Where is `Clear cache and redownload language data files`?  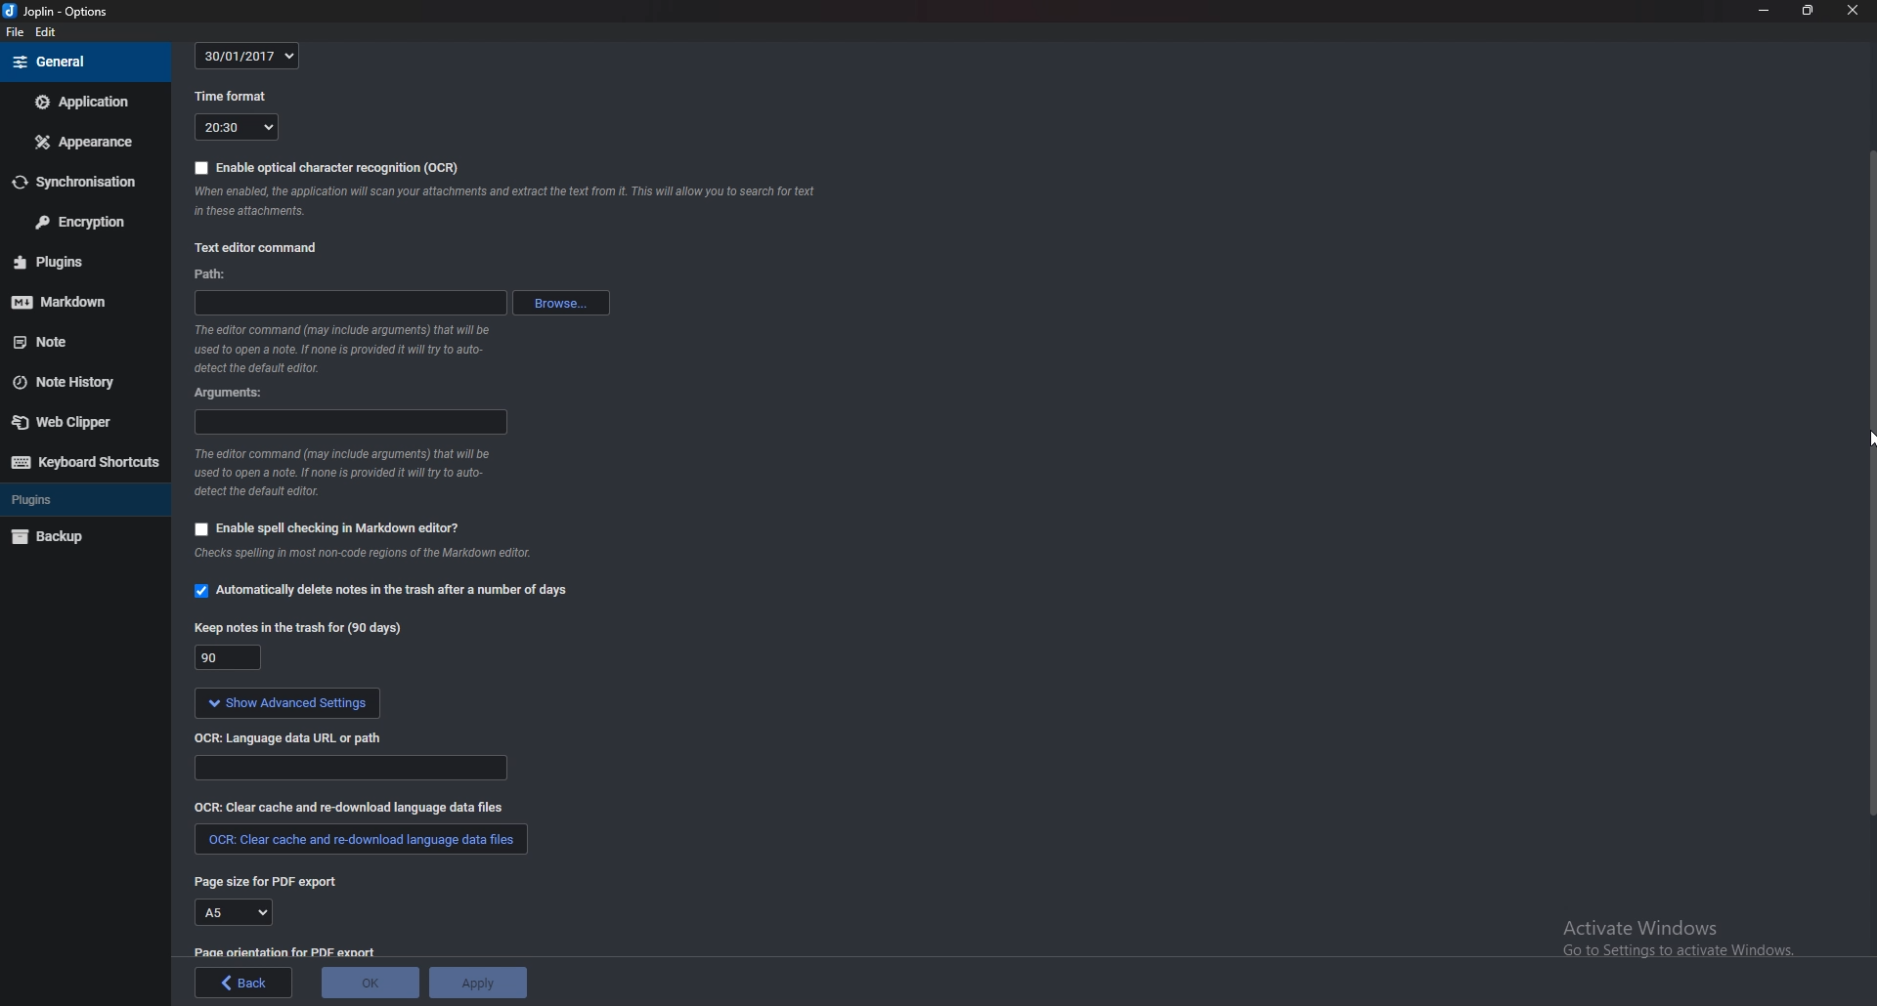
Clear cache and redownload language data files is located at coordinates (350, 809).